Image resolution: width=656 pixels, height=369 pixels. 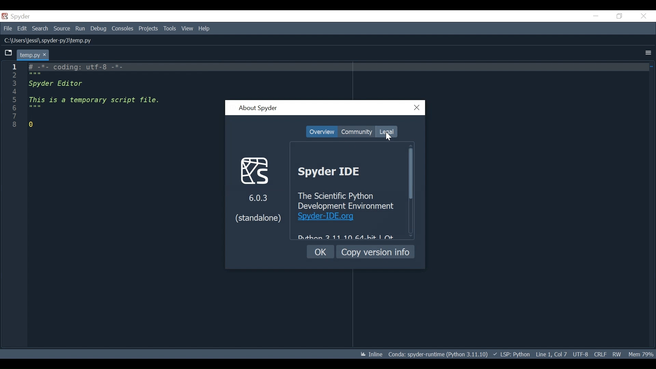 What do you see at coordinates (616, 354) in the screenshot?
I see `RW` at bounding box center [616, 354].